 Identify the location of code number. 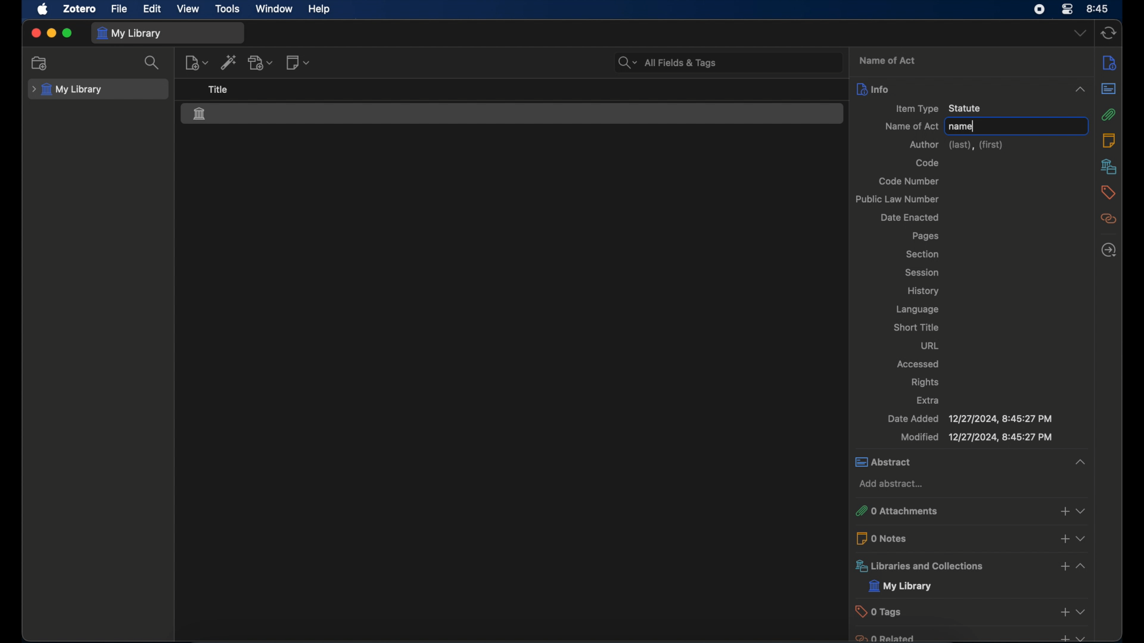
(908, 181).